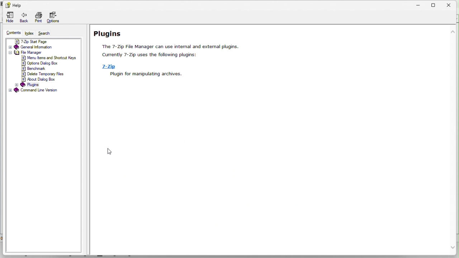  Describe the element at coordinates (110, 33) in the screenshot. I see `Plugins` at that location.